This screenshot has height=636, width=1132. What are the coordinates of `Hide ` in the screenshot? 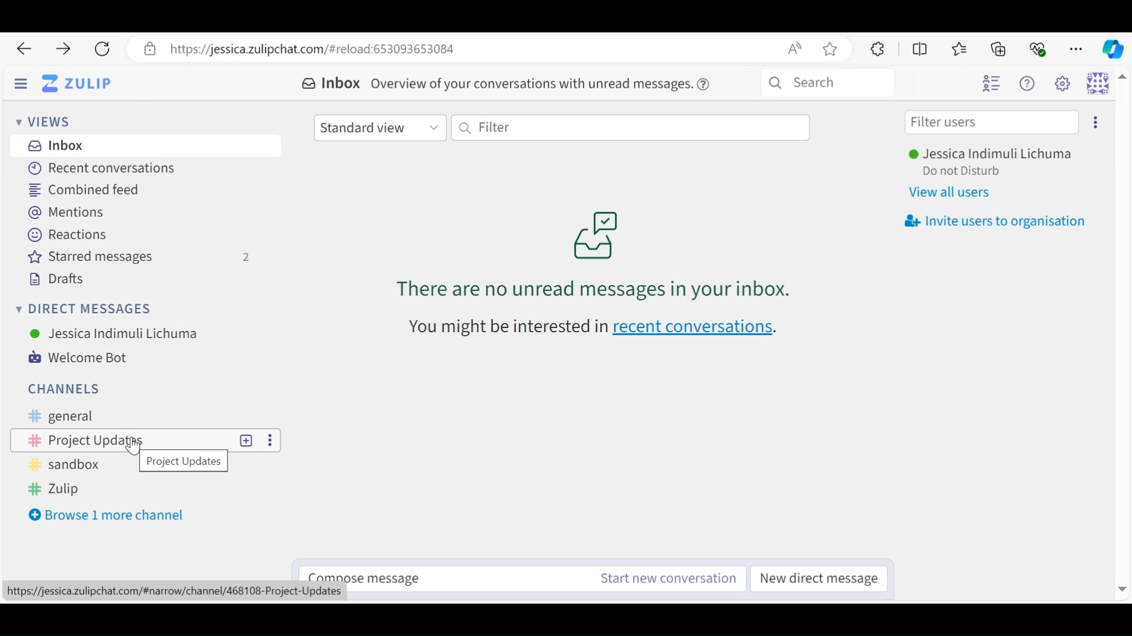 It's located at (21, 85).